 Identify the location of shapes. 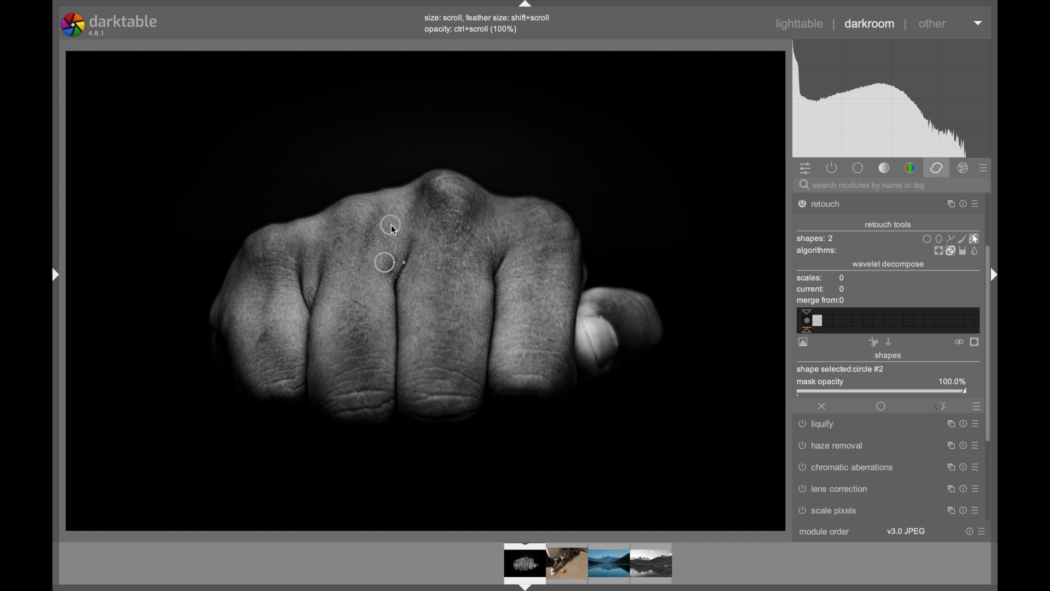
(889, 356).